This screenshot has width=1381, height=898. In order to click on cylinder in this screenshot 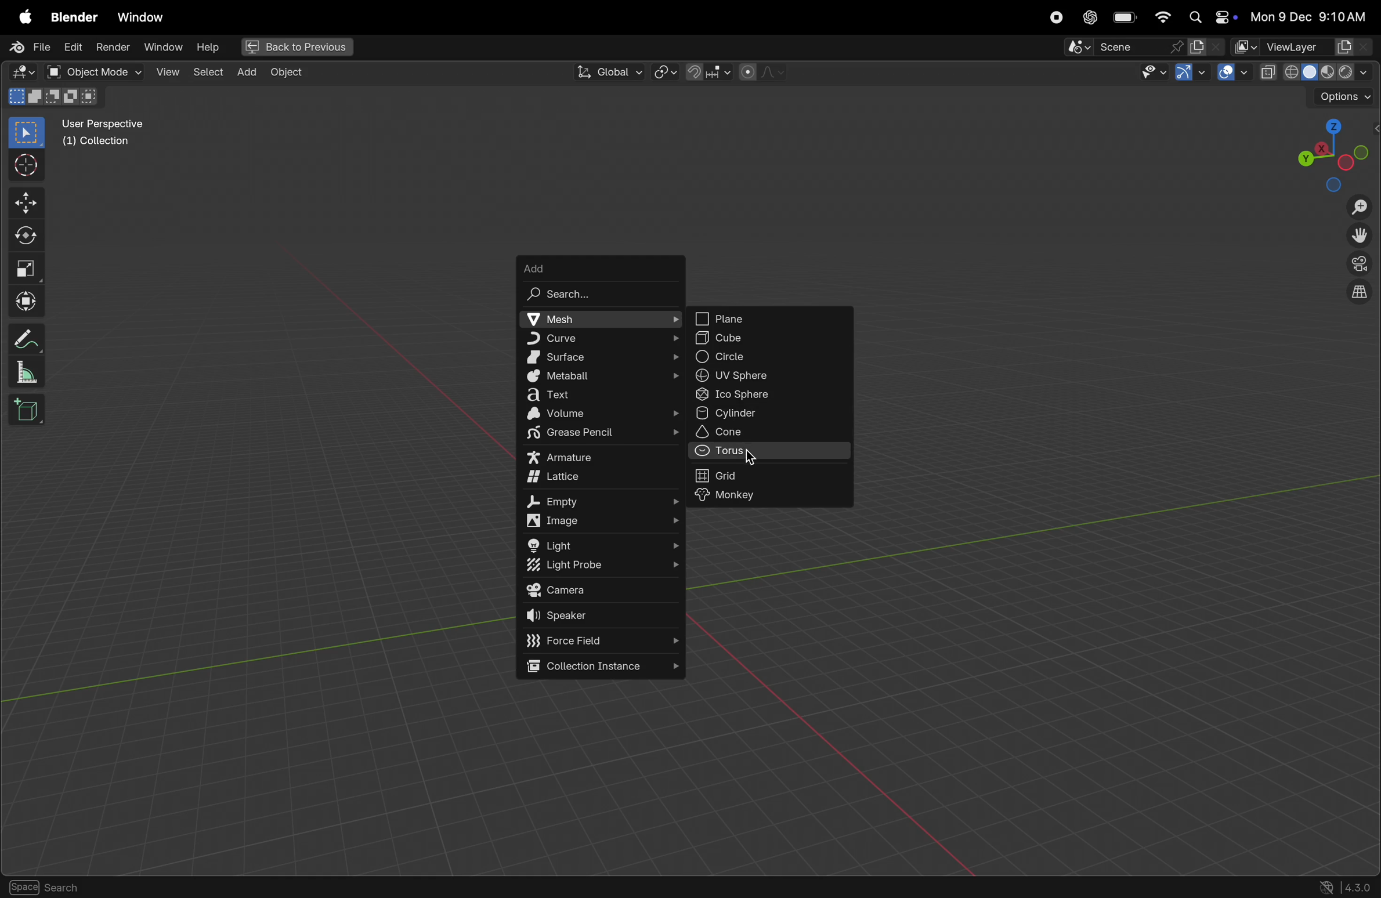, I will do `click(770, 414)`.